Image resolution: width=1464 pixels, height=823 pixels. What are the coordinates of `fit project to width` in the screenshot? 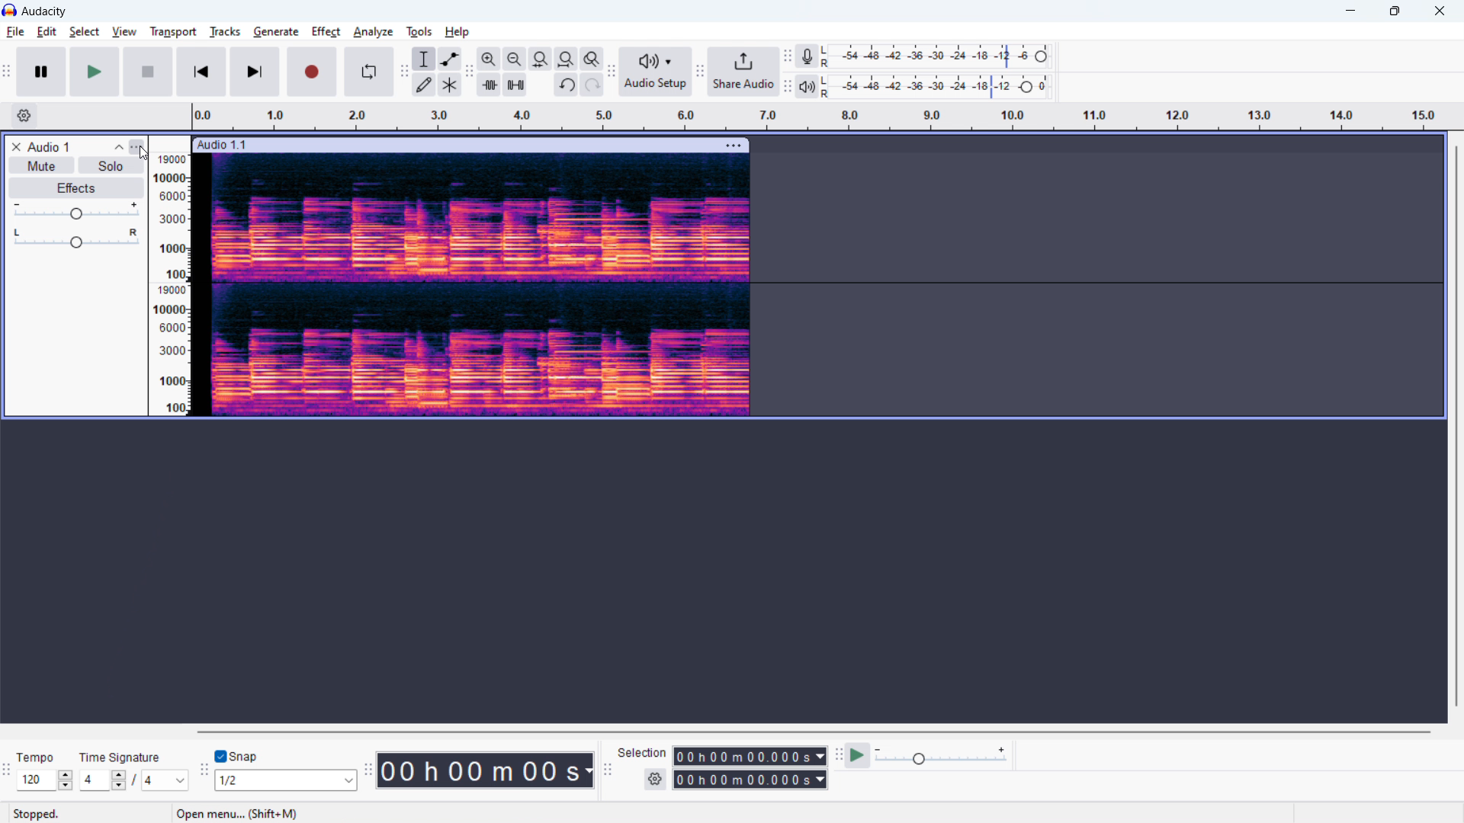 It's located at (566, 58).